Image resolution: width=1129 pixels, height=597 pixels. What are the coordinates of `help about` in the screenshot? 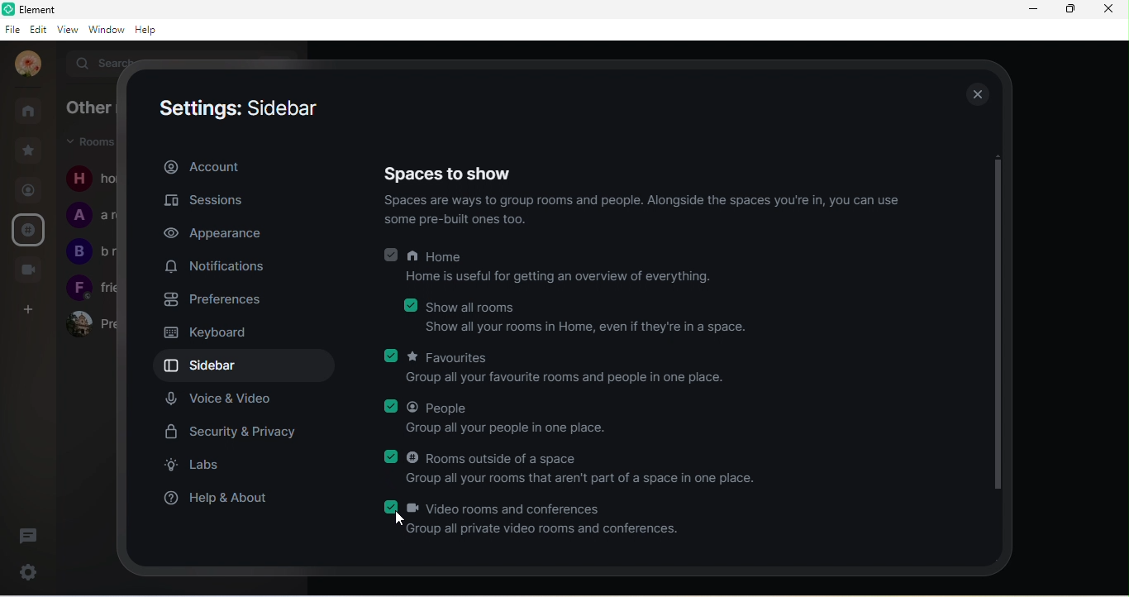 It's located at (222, 500).